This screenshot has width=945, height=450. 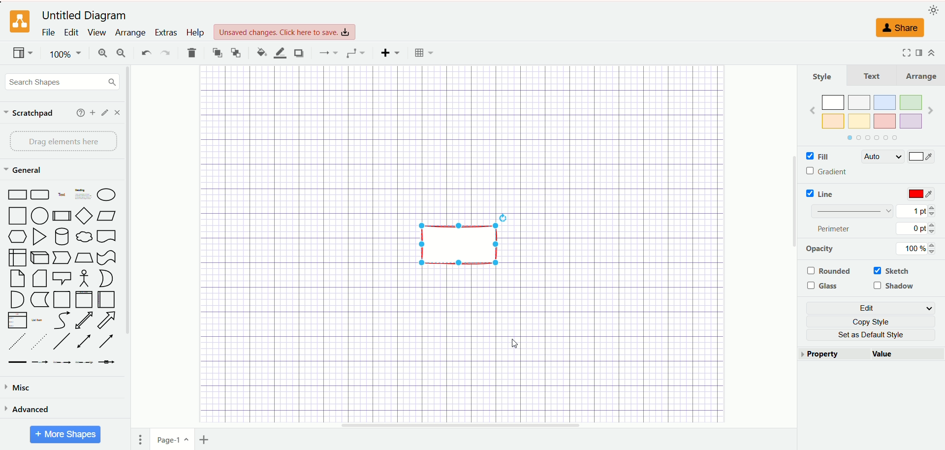 I want to click on opacity, so click(x=819, y=250).